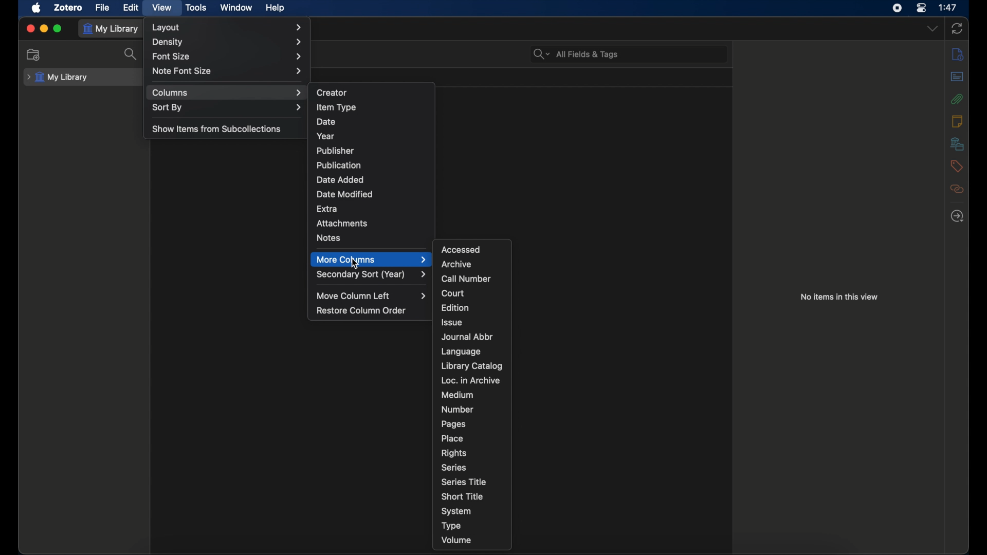 This screenshot has width=987, height=555. Describe the element at coordinates (371, 260) in the screenshot. I see `more columns` at that location.